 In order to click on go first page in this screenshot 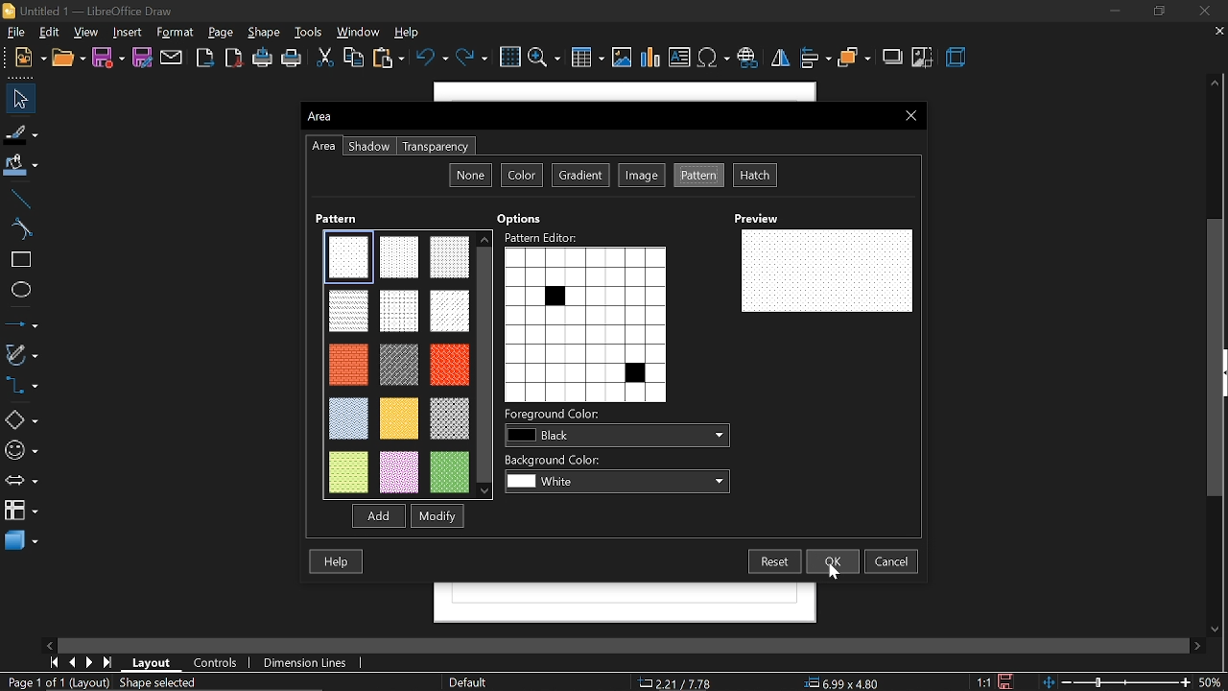, I will do `click(52, 662)`.